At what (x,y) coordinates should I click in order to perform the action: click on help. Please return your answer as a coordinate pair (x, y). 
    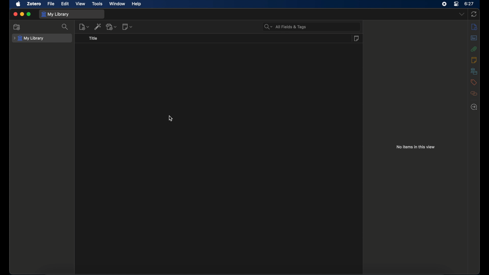
    Looking at the image, I should click on (137, 4).